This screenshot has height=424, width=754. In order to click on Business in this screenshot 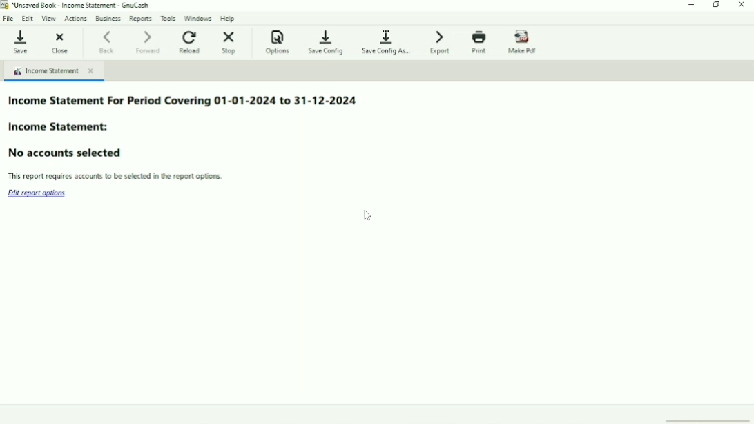, I will do `click(108, 18)`.